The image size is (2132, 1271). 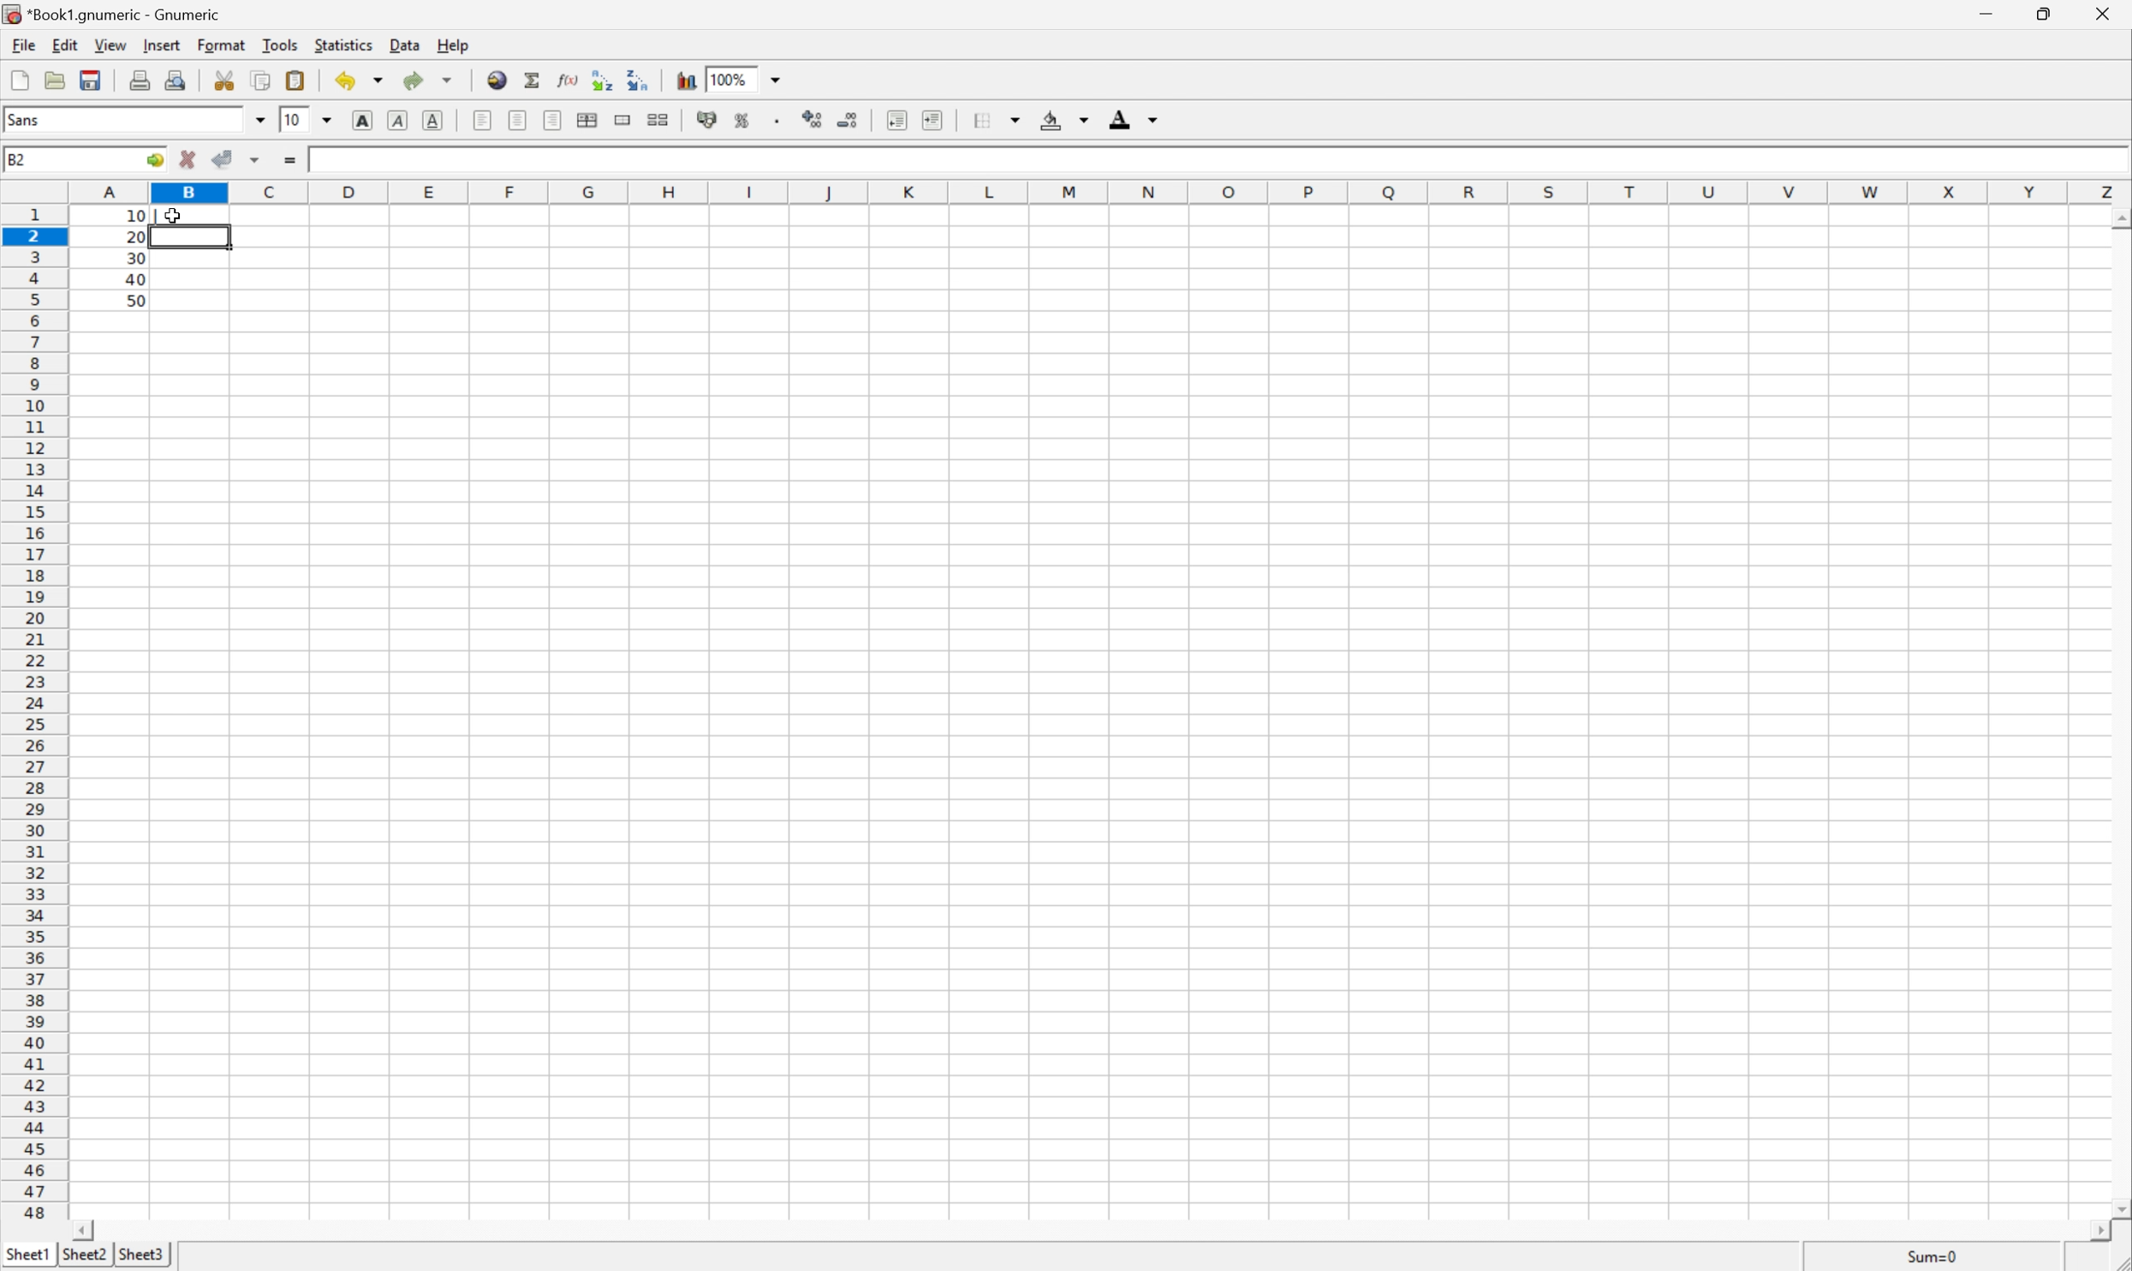 What do you see at coordinates (29, 119) in the screenshot?
I see `Sans` at bounding box center [29, 119].